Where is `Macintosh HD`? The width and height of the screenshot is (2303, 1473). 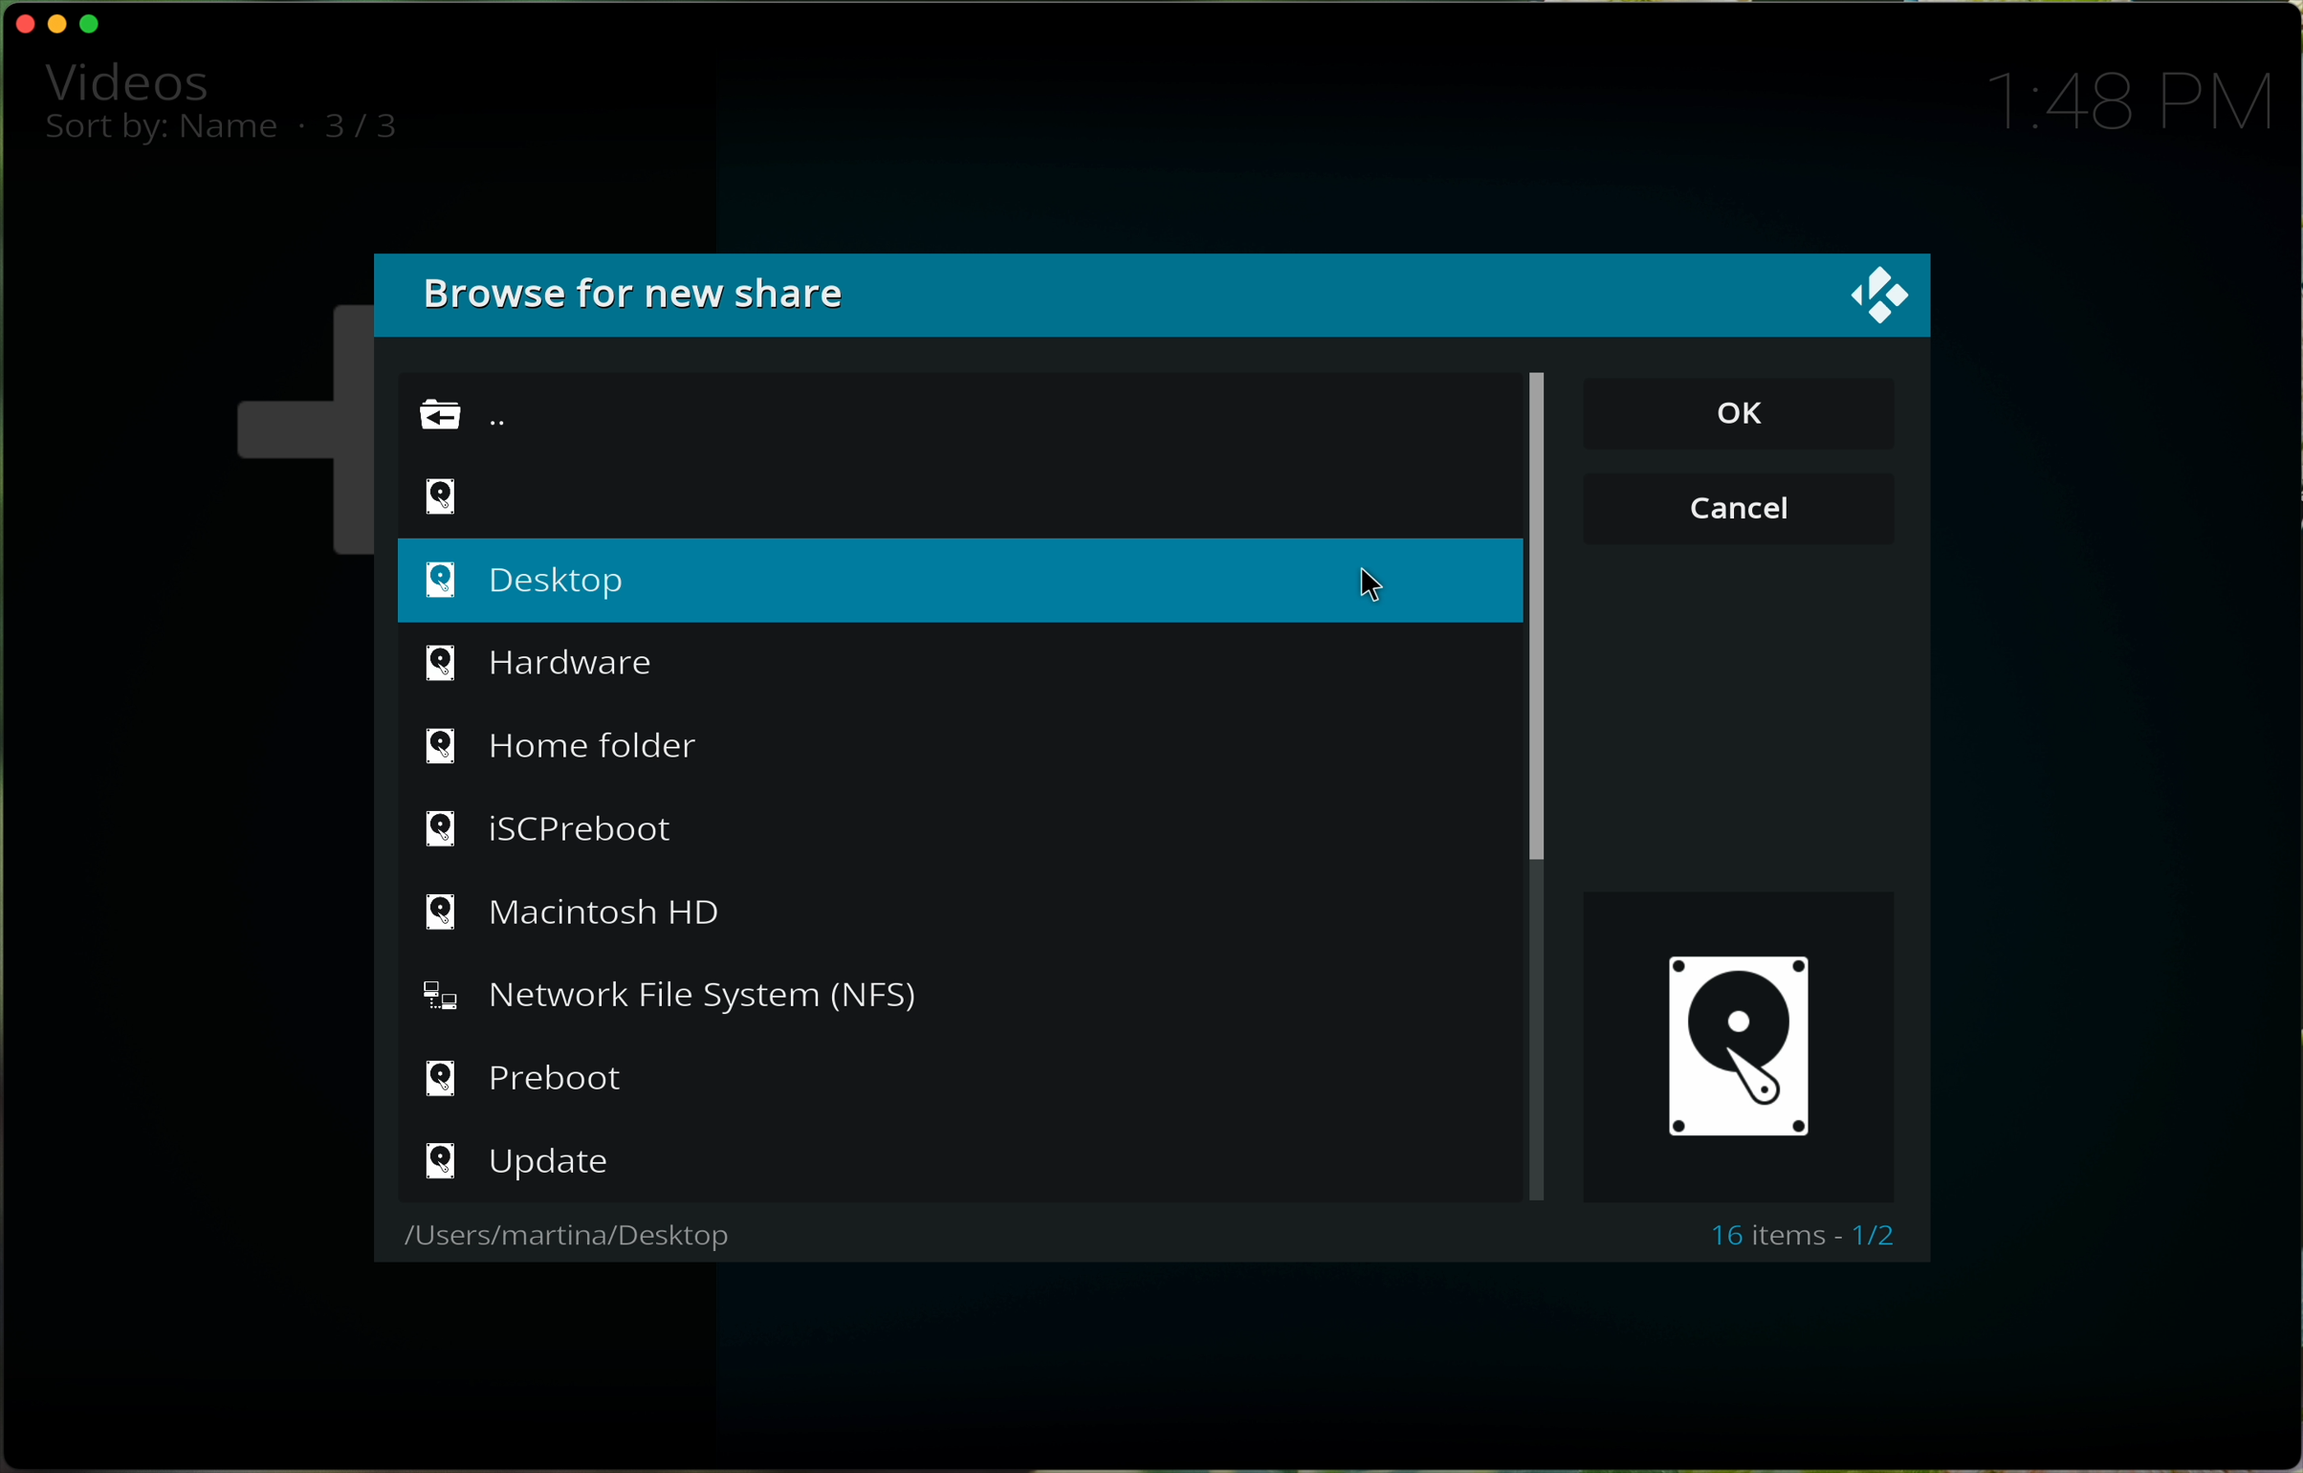
Macintosh HD is located at coordinates (577, 914).